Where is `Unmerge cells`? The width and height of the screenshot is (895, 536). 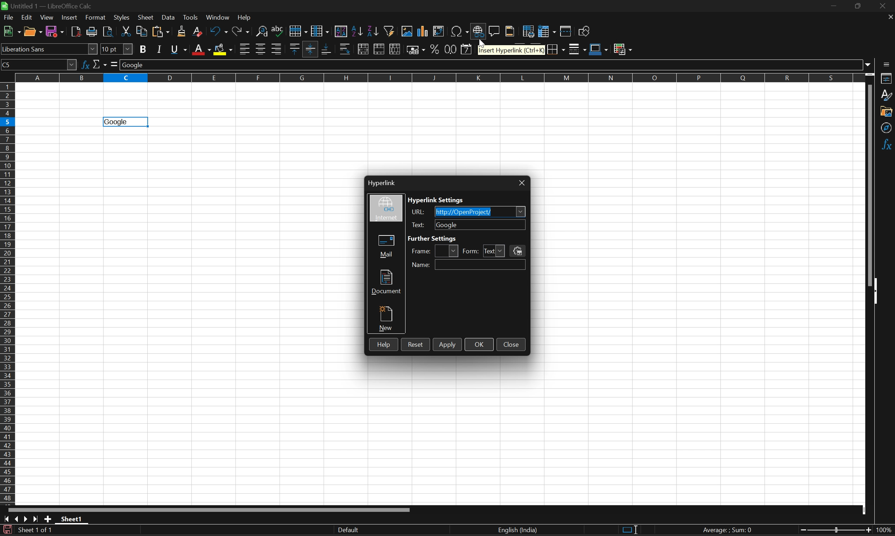
Unmerge cells is located at coordinates (395, 50).